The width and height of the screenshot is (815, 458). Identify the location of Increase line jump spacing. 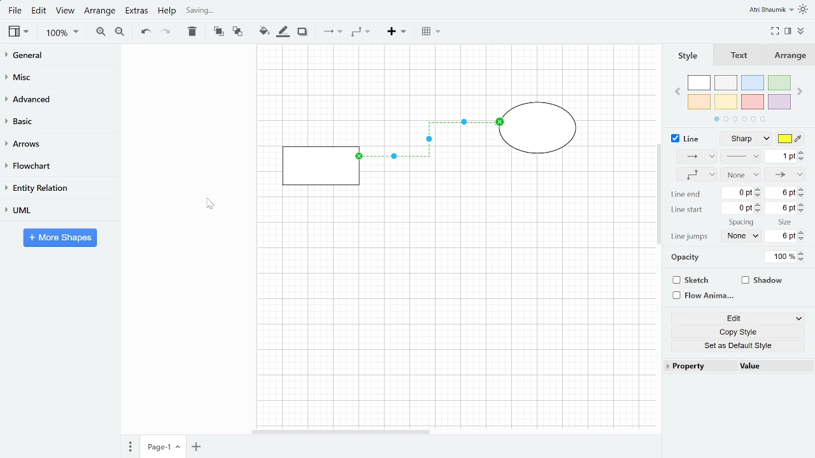
(802, 232).